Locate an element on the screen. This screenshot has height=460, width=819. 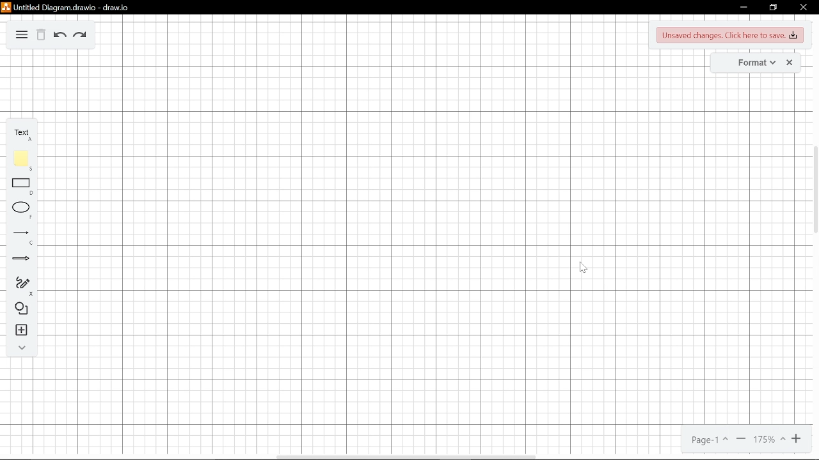
redo is located at coordinates (80, 36).